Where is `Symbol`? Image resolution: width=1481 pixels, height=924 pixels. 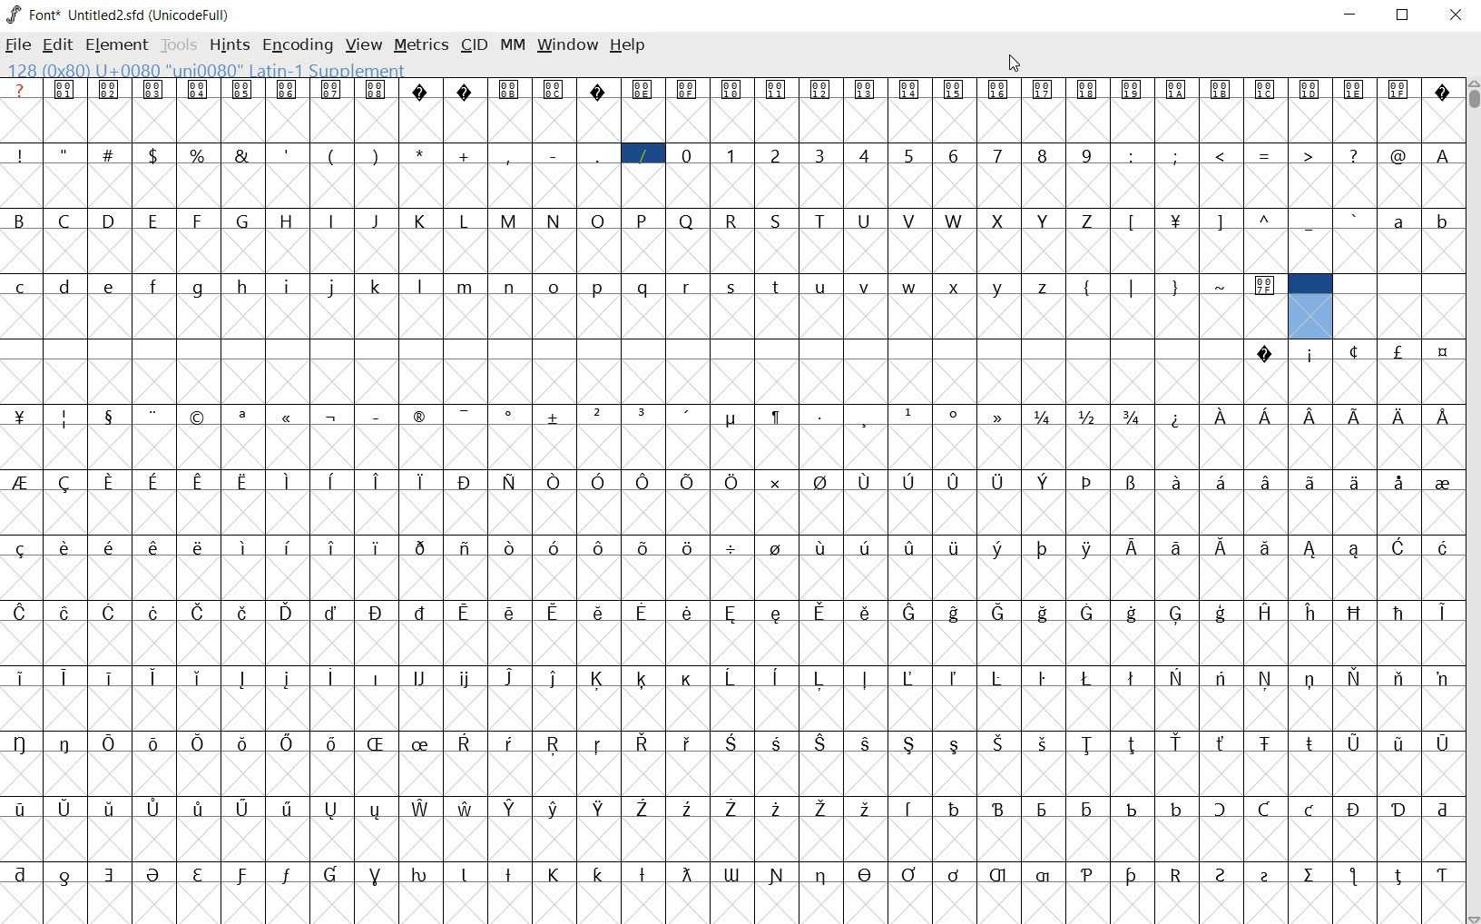
Symbol is located at coordinates (911, 874).